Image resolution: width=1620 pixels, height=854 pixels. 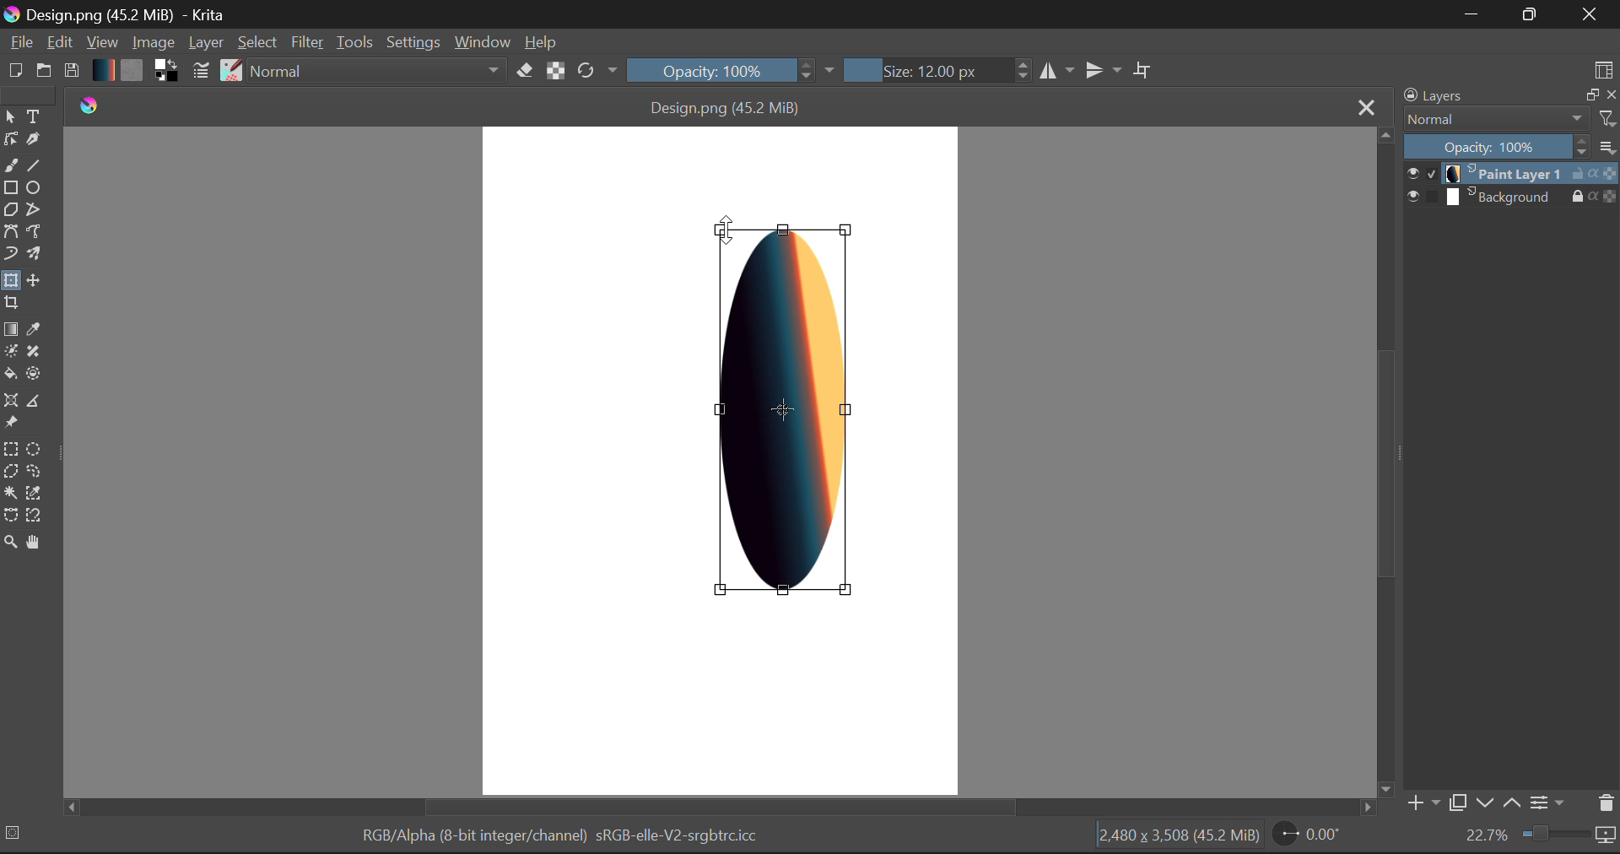 I want to click on Zoom, so click(x=1540, y=837).